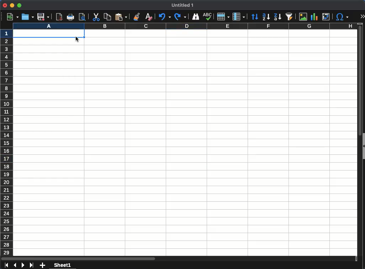  What do you see at coordinates (314, 17) in the screenshot?
I see `chart` at bounding box center [314, 17].